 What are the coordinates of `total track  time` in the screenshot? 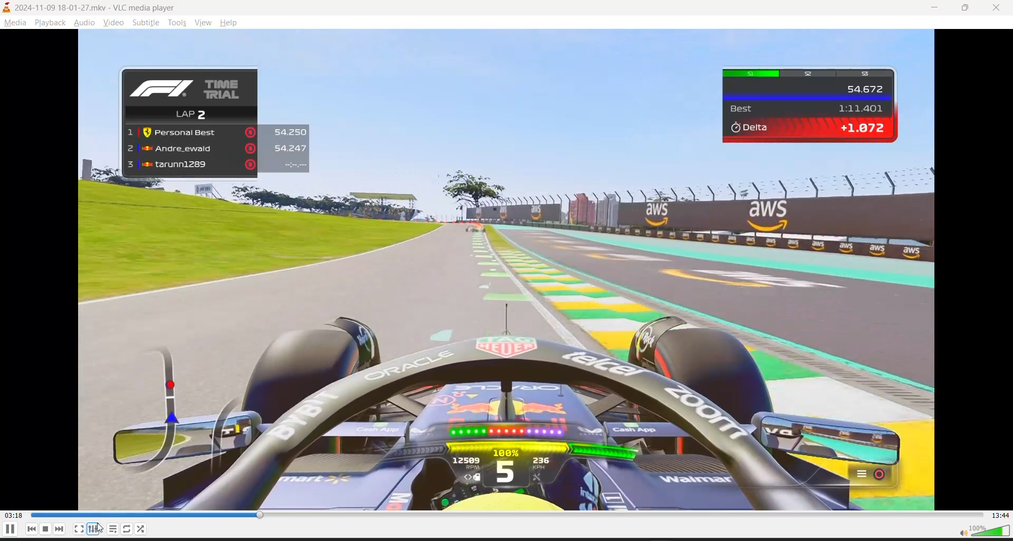 It's located at (1001, 515).